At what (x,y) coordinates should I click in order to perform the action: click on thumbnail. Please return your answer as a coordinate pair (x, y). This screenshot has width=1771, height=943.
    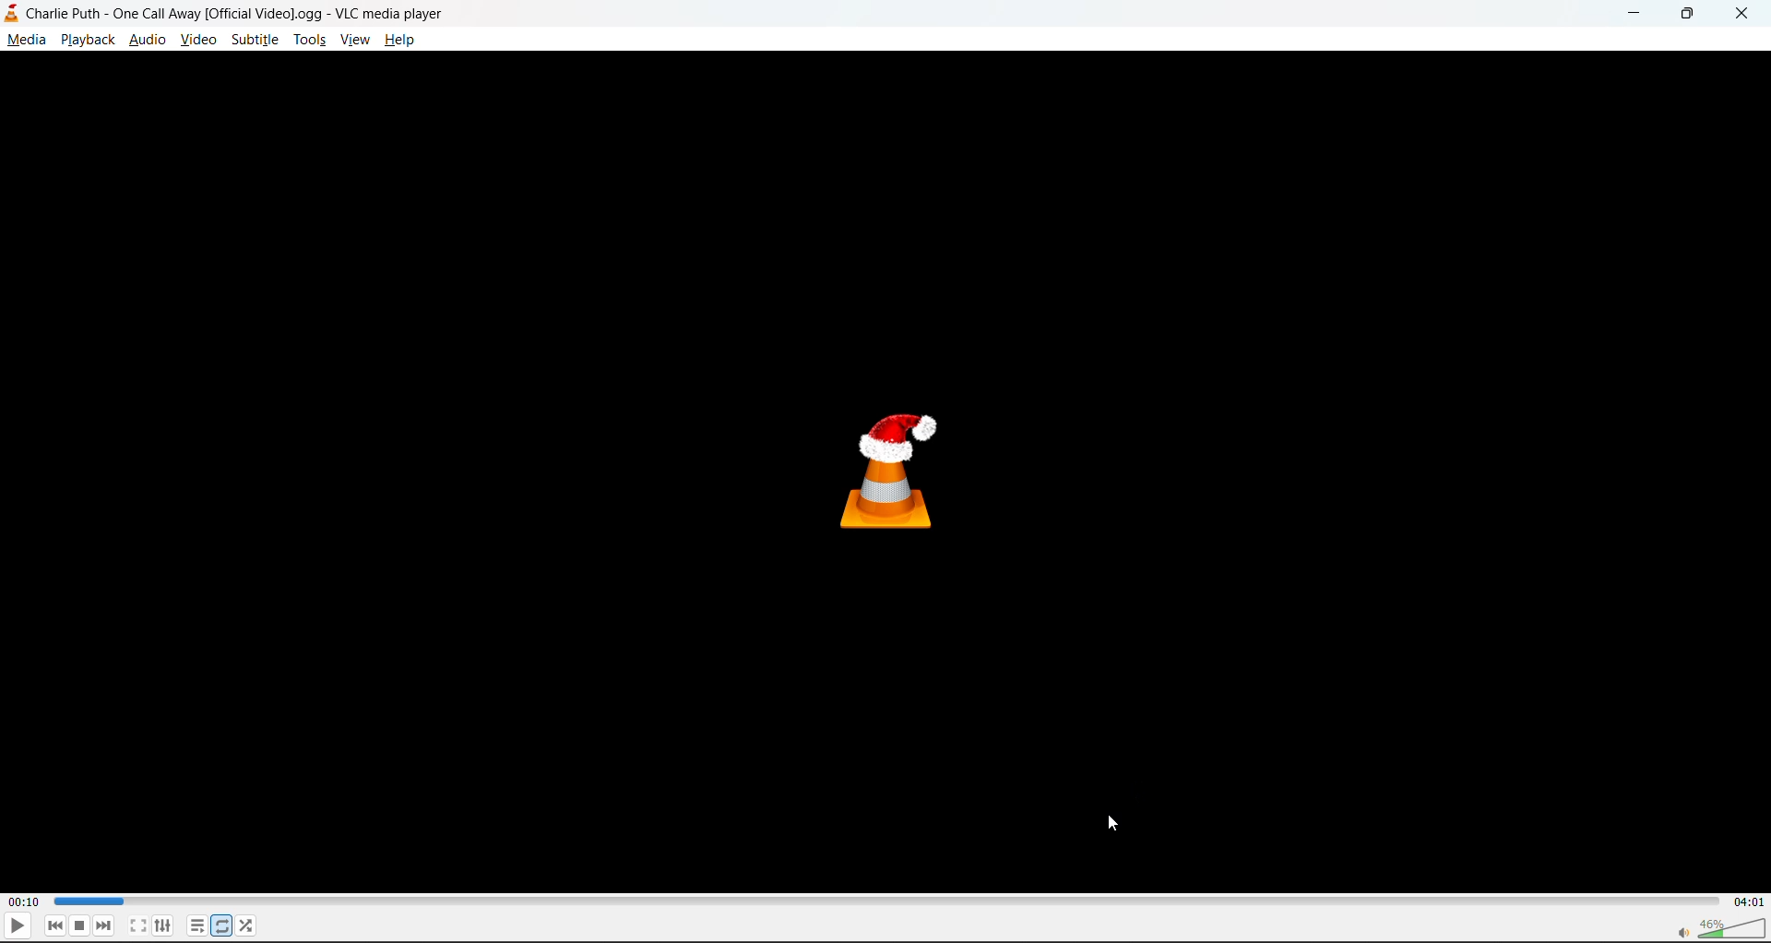
    Looking at the image, I should click on (889, 466).